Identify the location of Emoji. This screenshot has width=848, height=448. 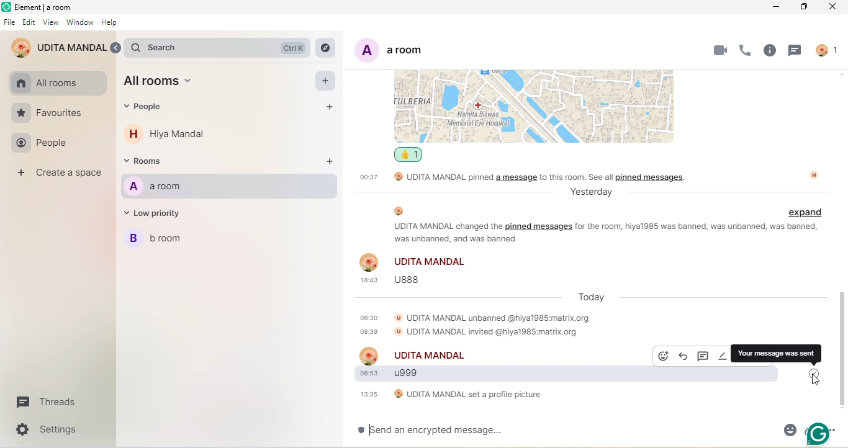
(665, 356).